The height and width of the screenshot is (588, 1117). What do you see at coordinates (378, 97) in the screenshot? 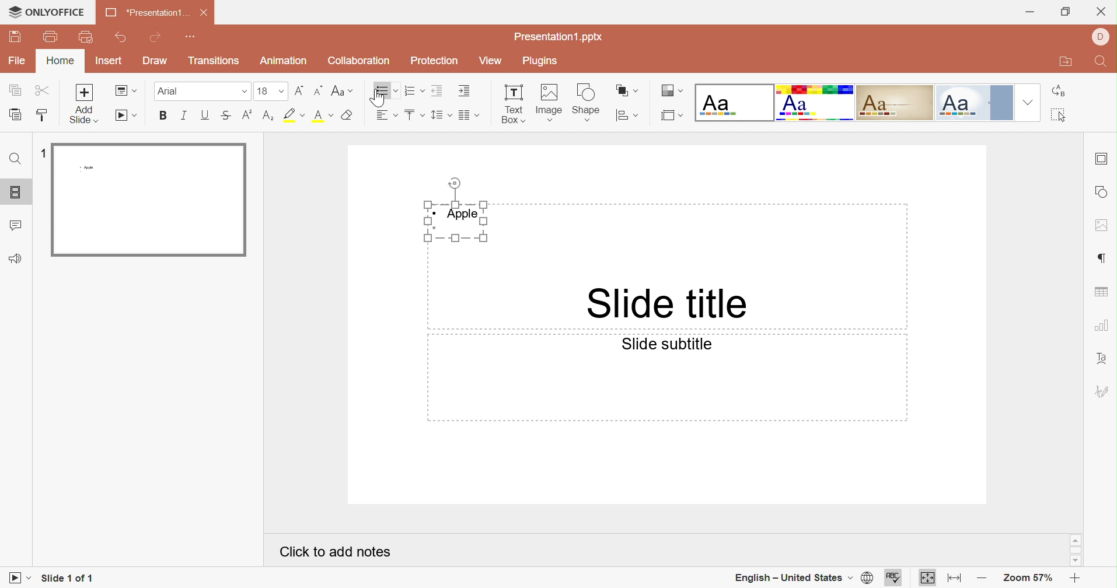
I see `Cursor` at bounding box center [378, 97].